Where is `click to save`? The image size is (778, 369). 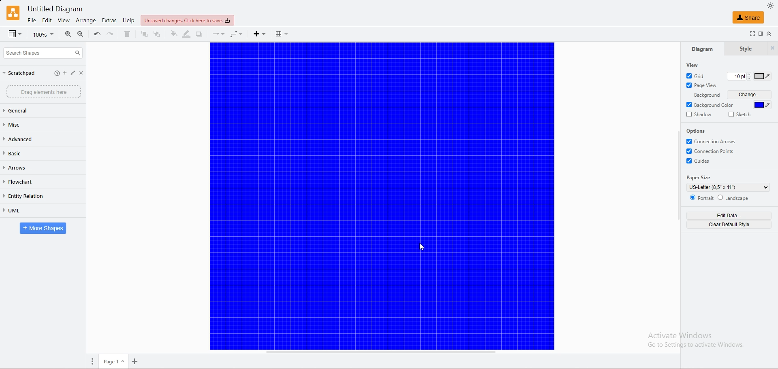 click to save is located at coordinates (187, 20).